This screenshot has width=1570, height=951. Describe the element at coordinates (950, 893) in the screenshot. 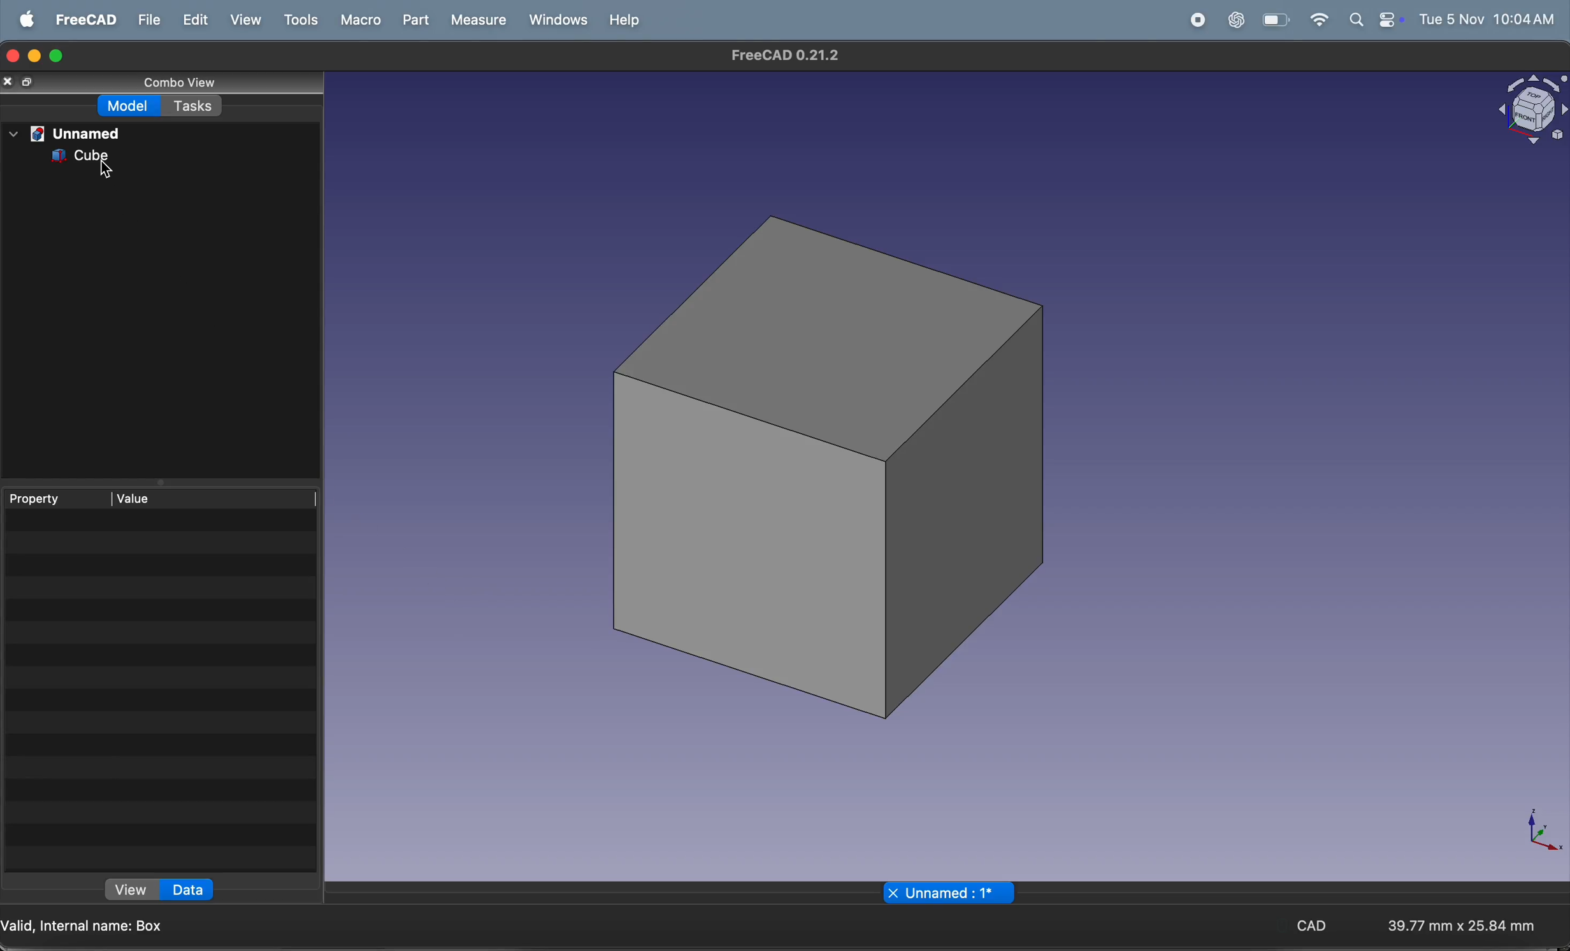

I see `unamed` at that location.